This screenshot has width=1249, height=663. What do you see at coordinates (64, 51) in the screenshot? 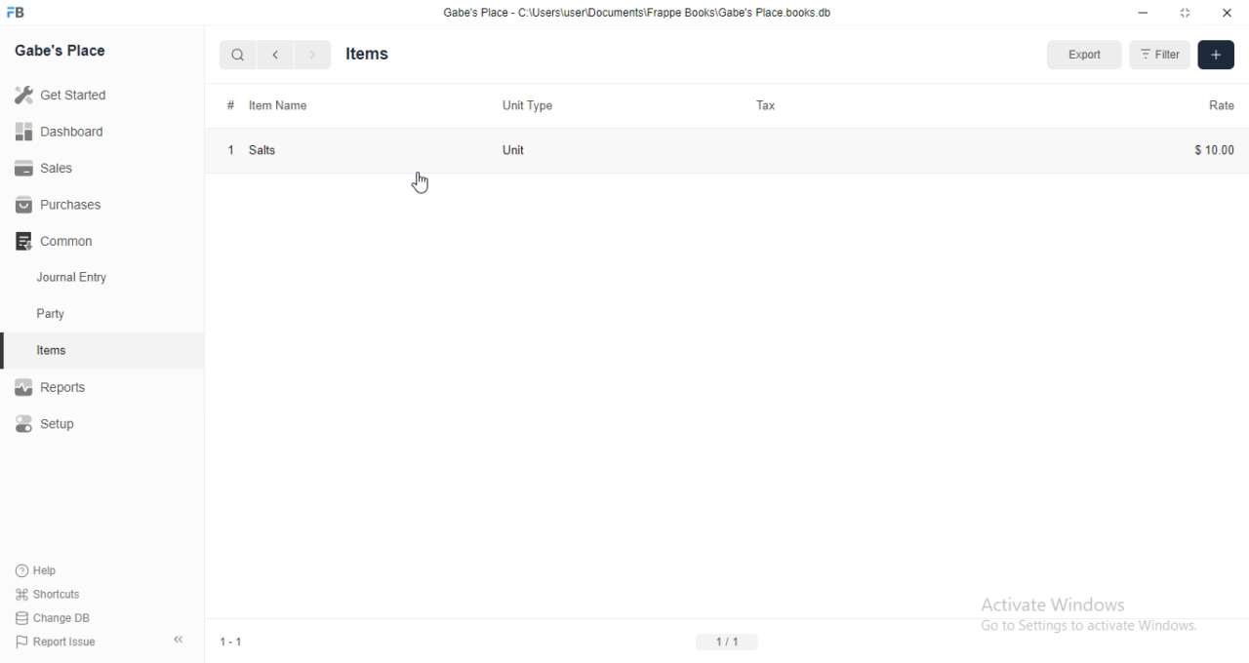
I see `Gabe's Place` at bounding box center [64, 51].